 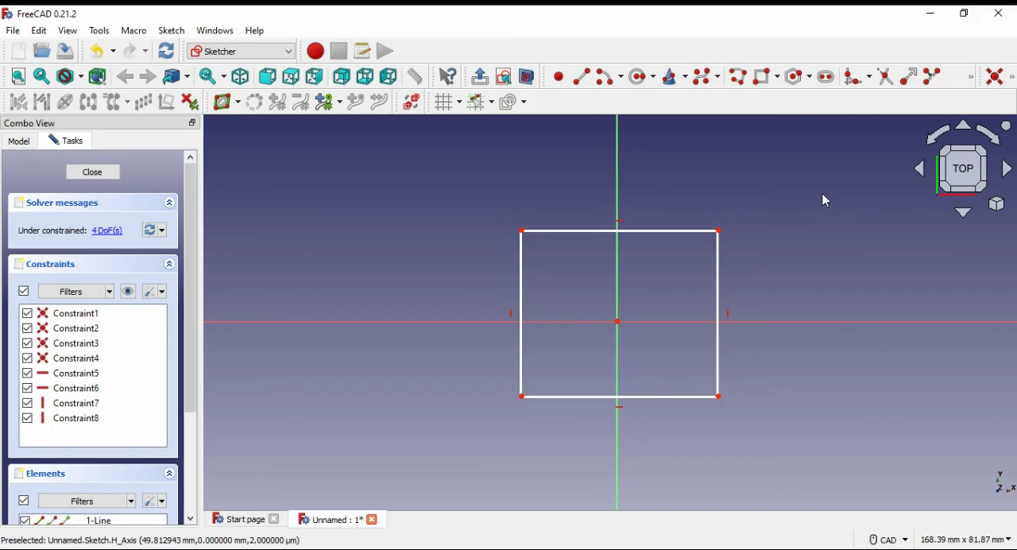 I want to click on what's this, so click(x=447, y=76).